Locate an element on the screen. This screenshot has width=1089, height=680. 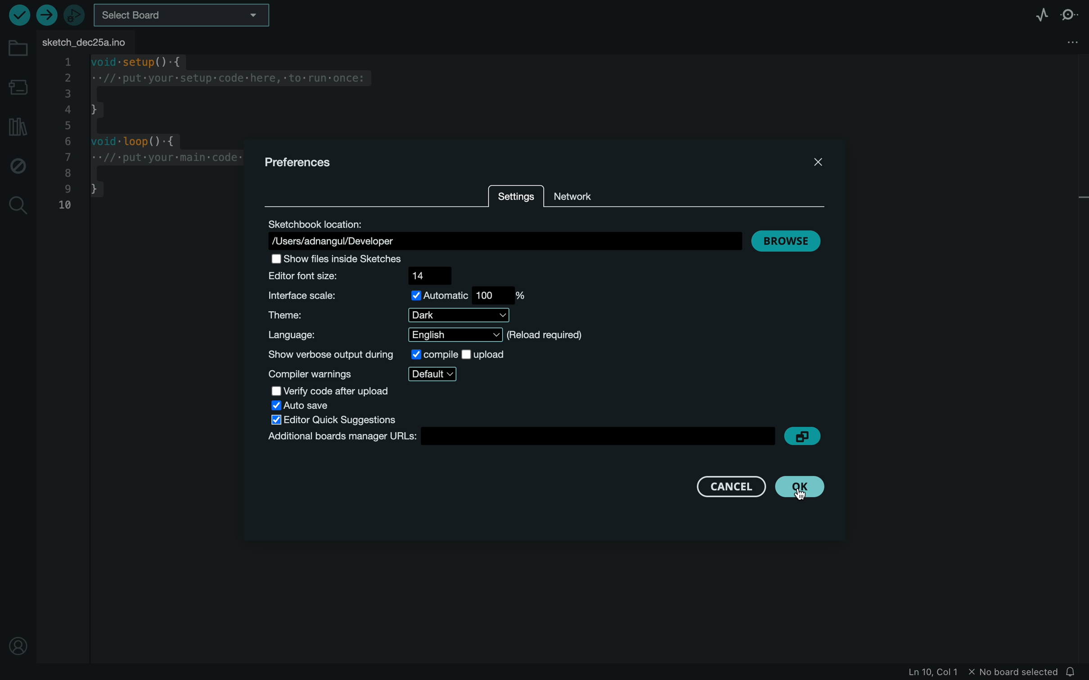
show  verbose is located at coordinates (387, 353).